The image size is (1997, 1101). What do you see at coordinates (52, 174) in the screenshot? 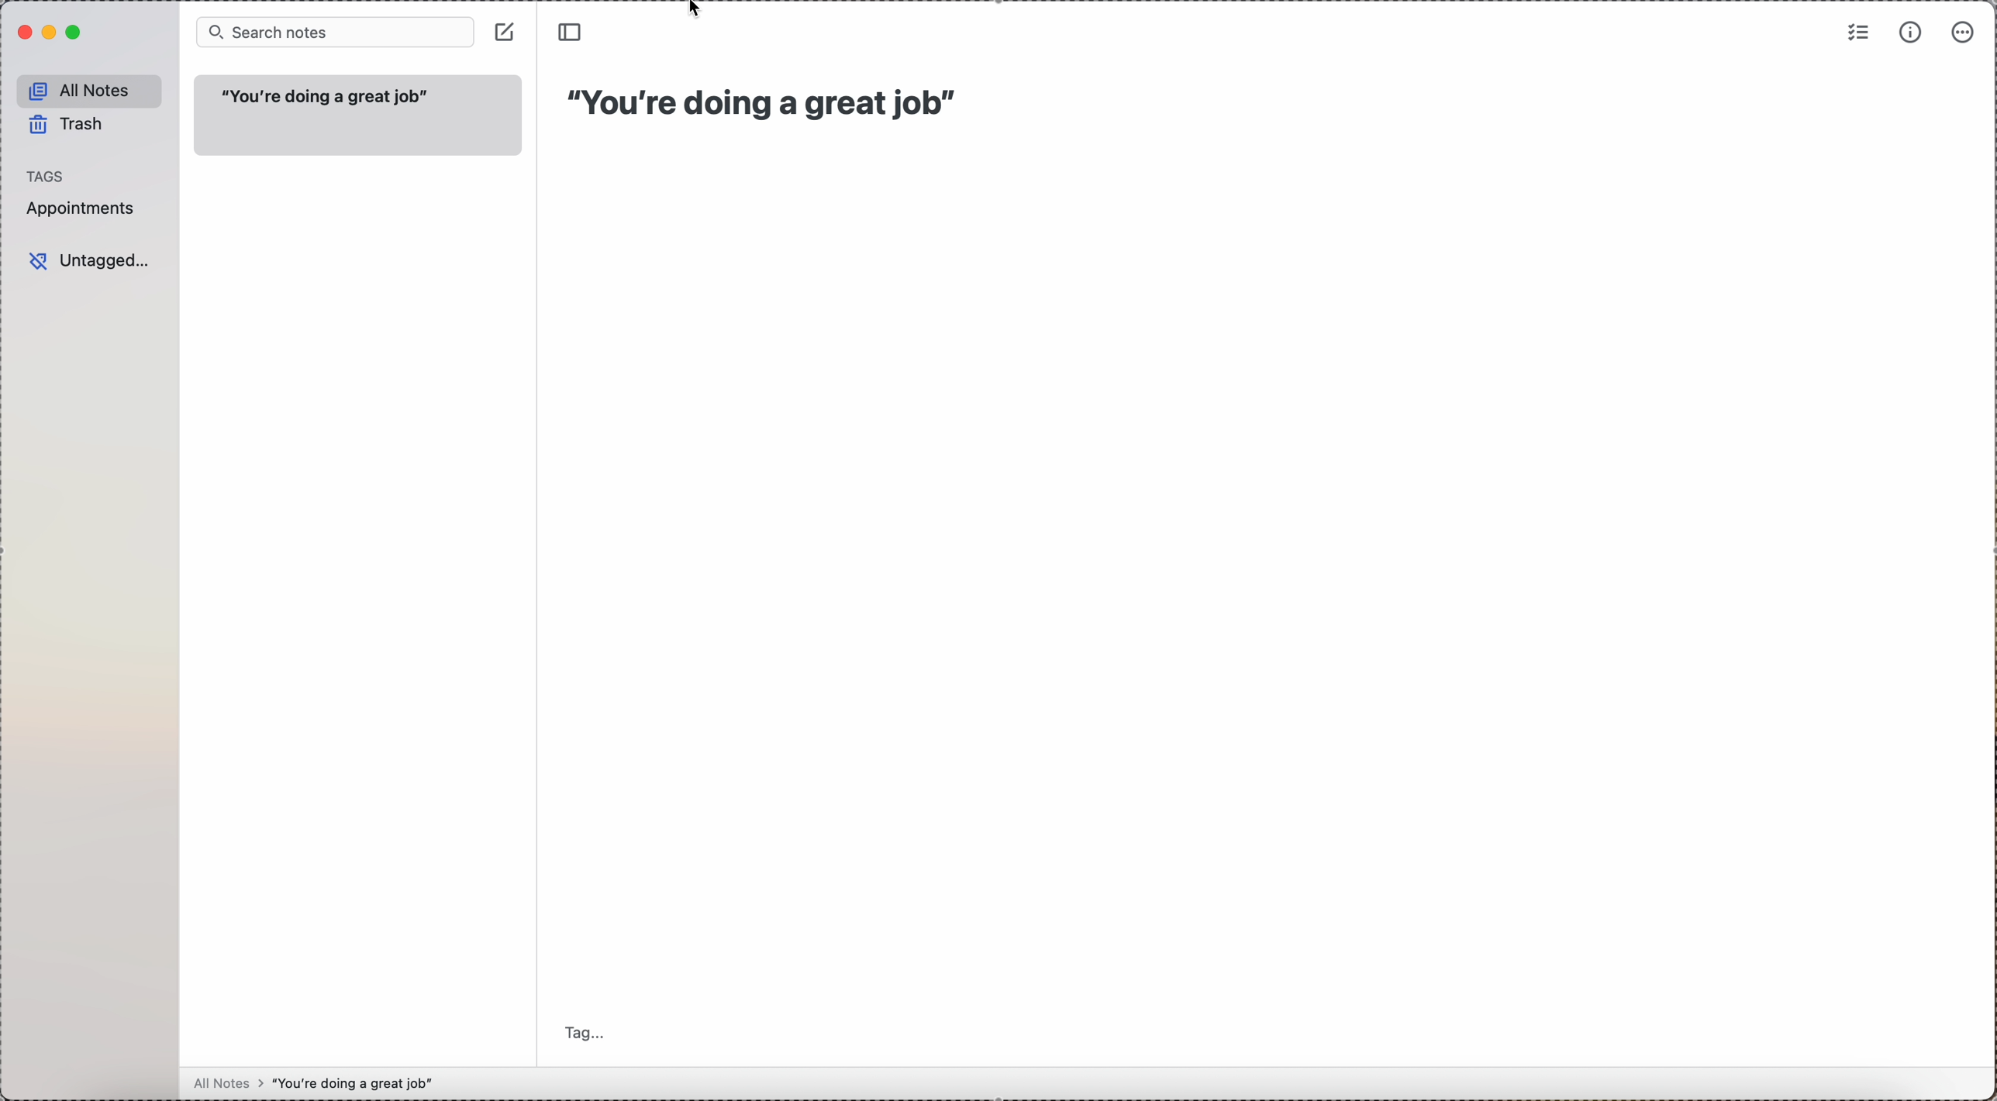
I see `tags` at bounding box center [52, 174].